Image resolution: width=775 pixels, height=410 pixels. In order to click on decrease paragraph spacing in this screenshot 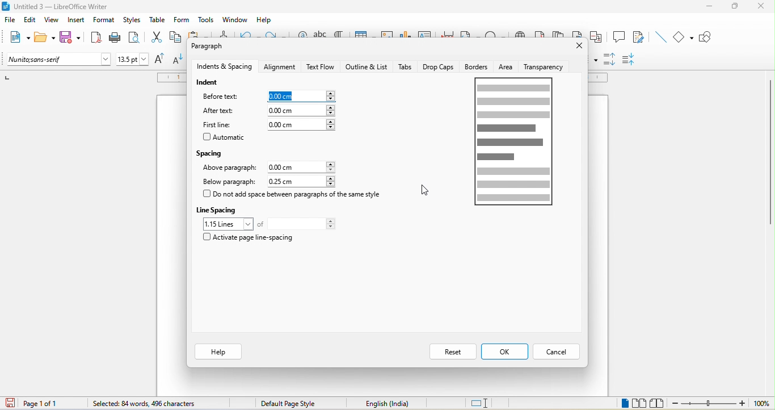, I will do `click(631, 60)`.